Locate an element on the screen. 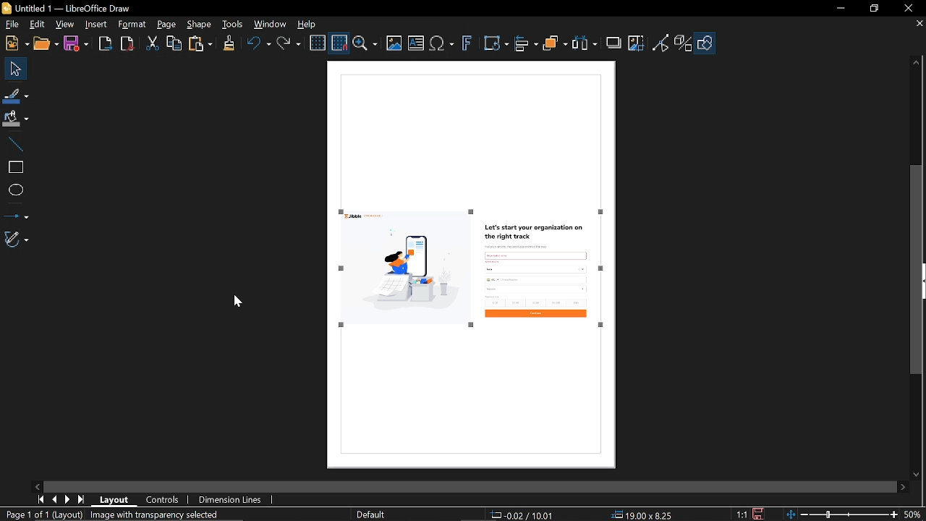 This screenshot has height=521, width=926. First page is located at coordinates (39, 499).